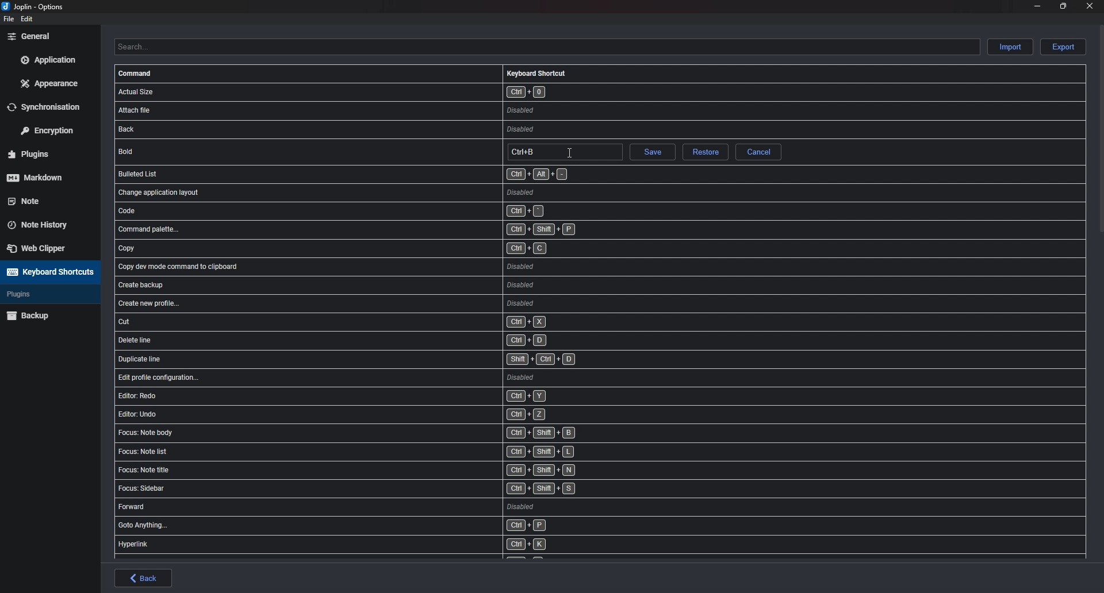 Image resolution: width=1104 pixels, height=593 pixels. Describe the element at coordinates (44, 177) in the screenshot. I see `mark down` at that location.